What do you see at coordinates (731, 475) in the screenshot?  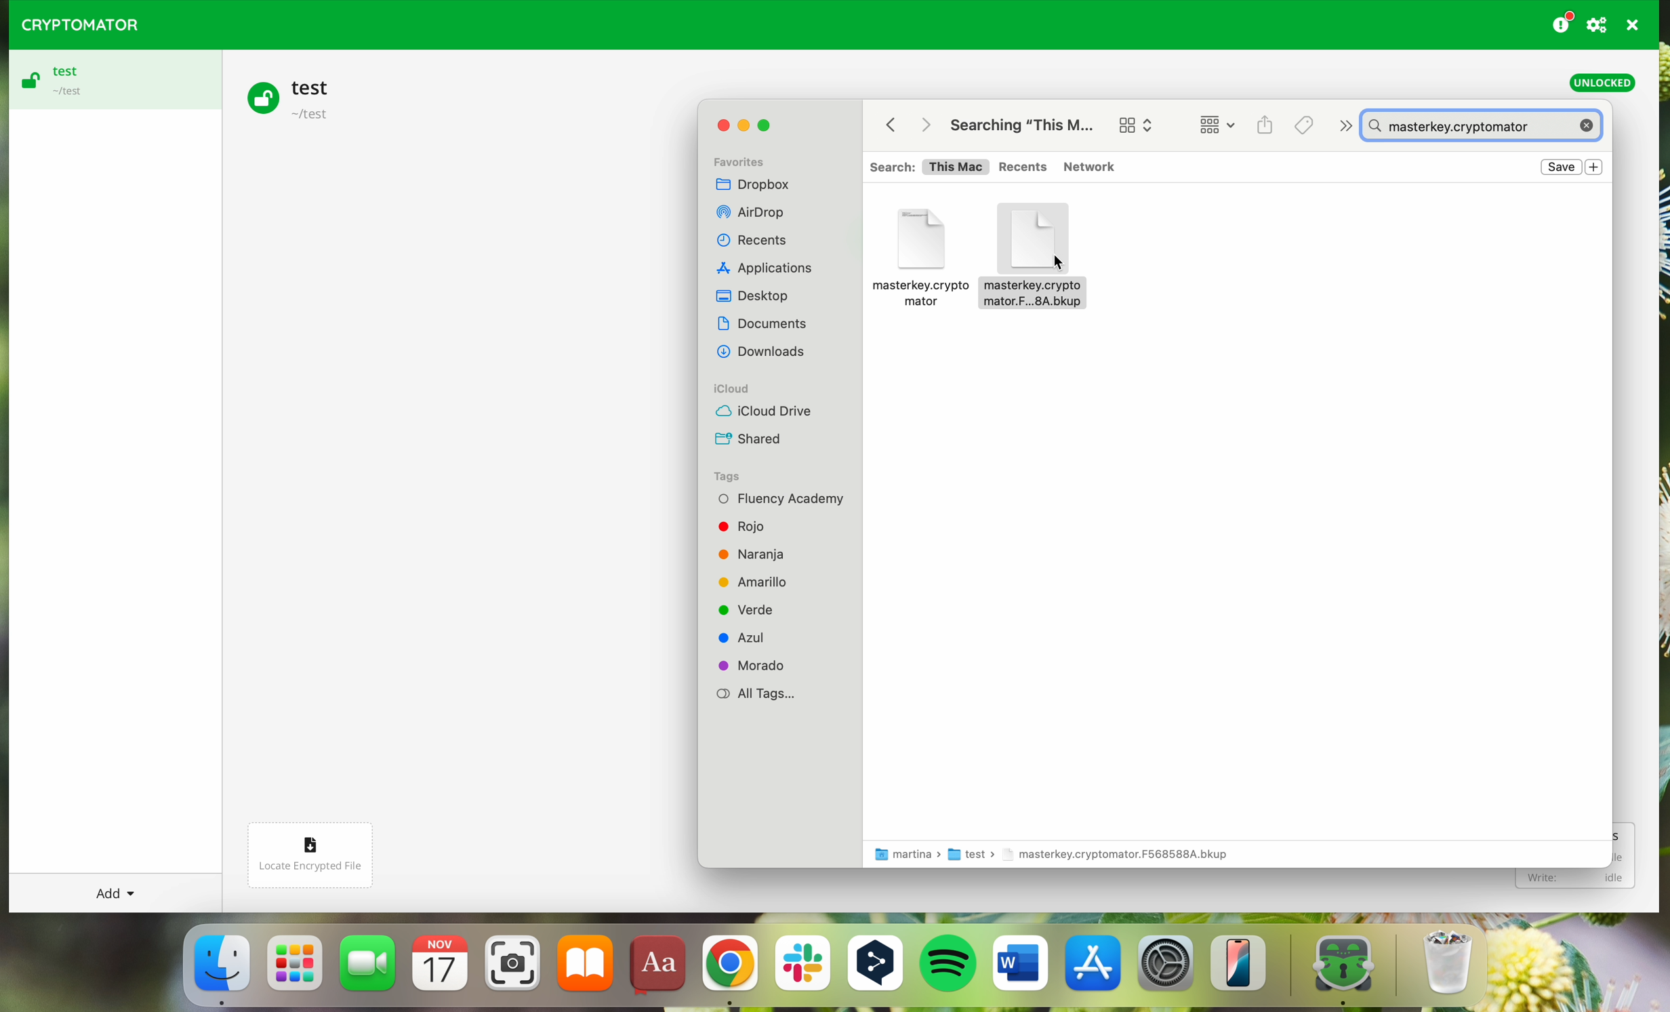 I see `Tags` at bounding box center [731, 475].